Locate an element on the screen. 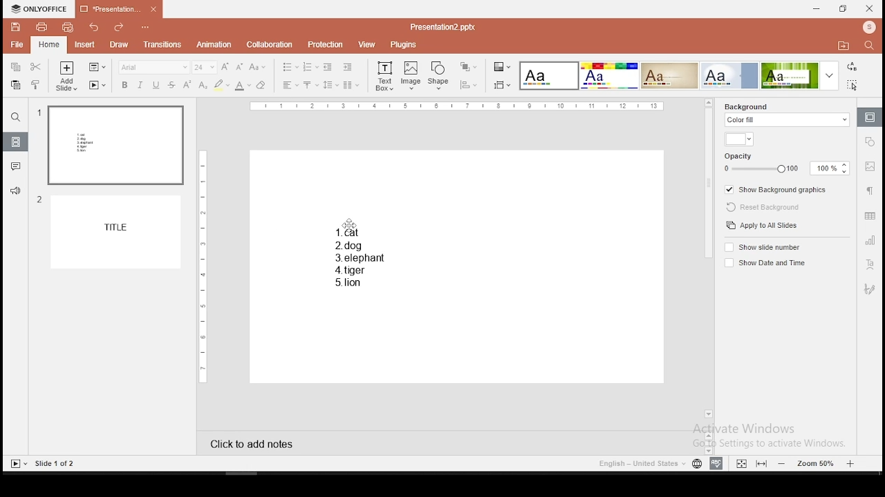 This screenshot has height=497, width=885. animation is located at coordinates (215, 45).